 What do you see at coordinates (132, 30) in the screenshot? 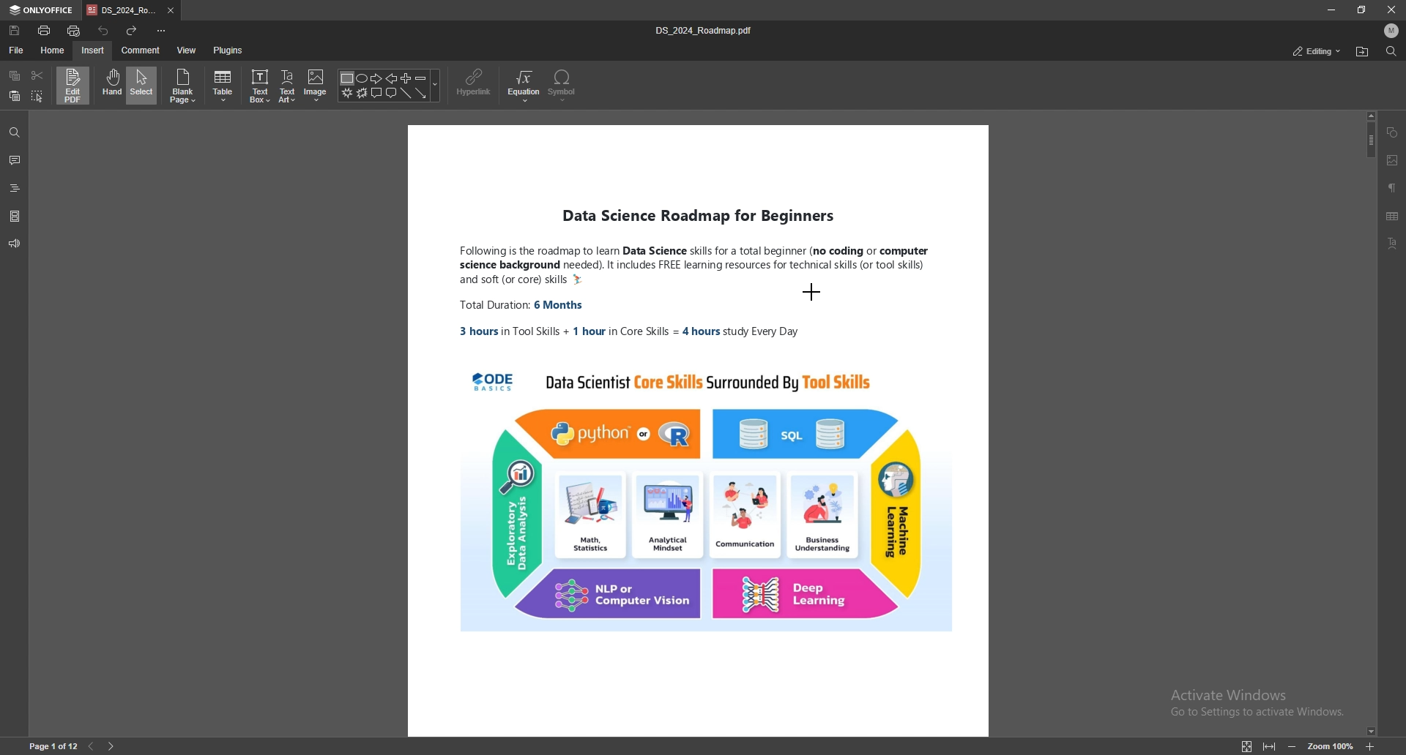
I see `redo` at bounding box center [132, 30].